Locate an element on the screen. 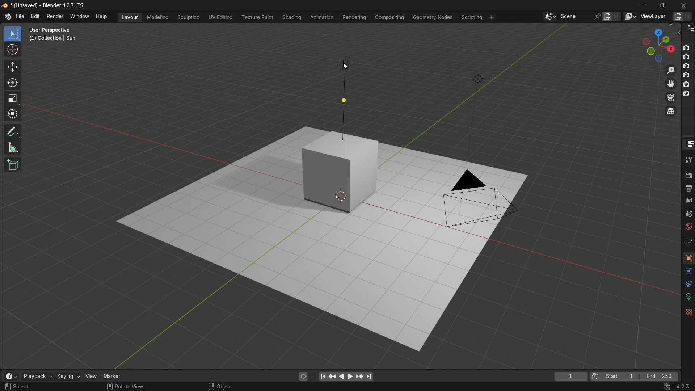  layer 4 is located at coordinates (686, 75).